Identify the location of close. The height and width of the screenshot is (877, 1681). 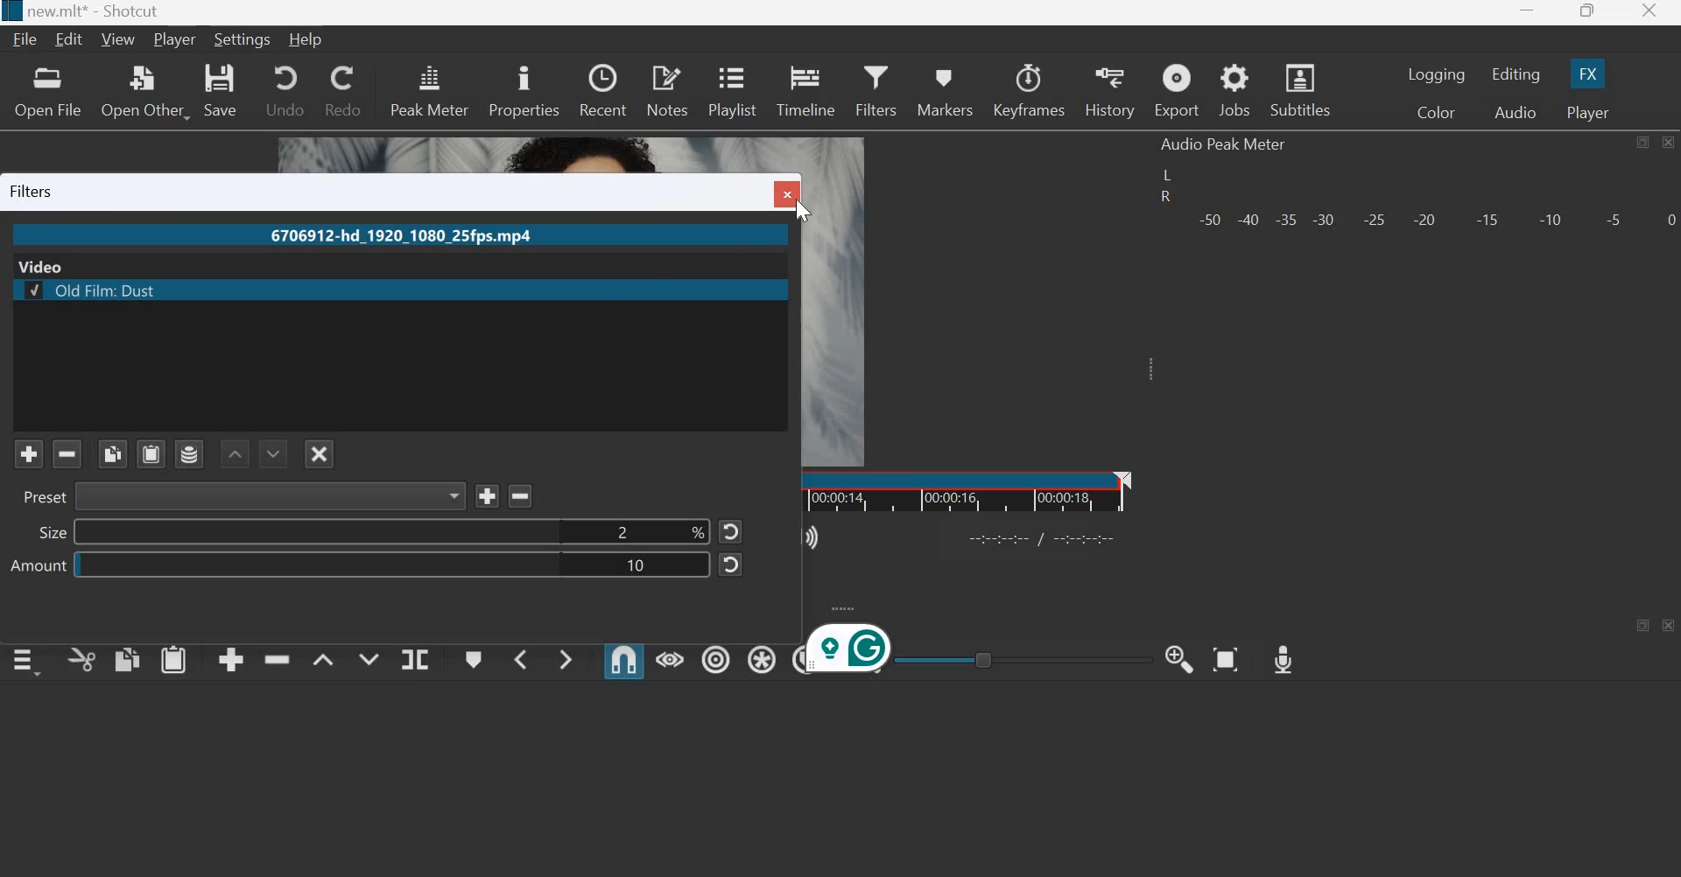
(1667, 142).